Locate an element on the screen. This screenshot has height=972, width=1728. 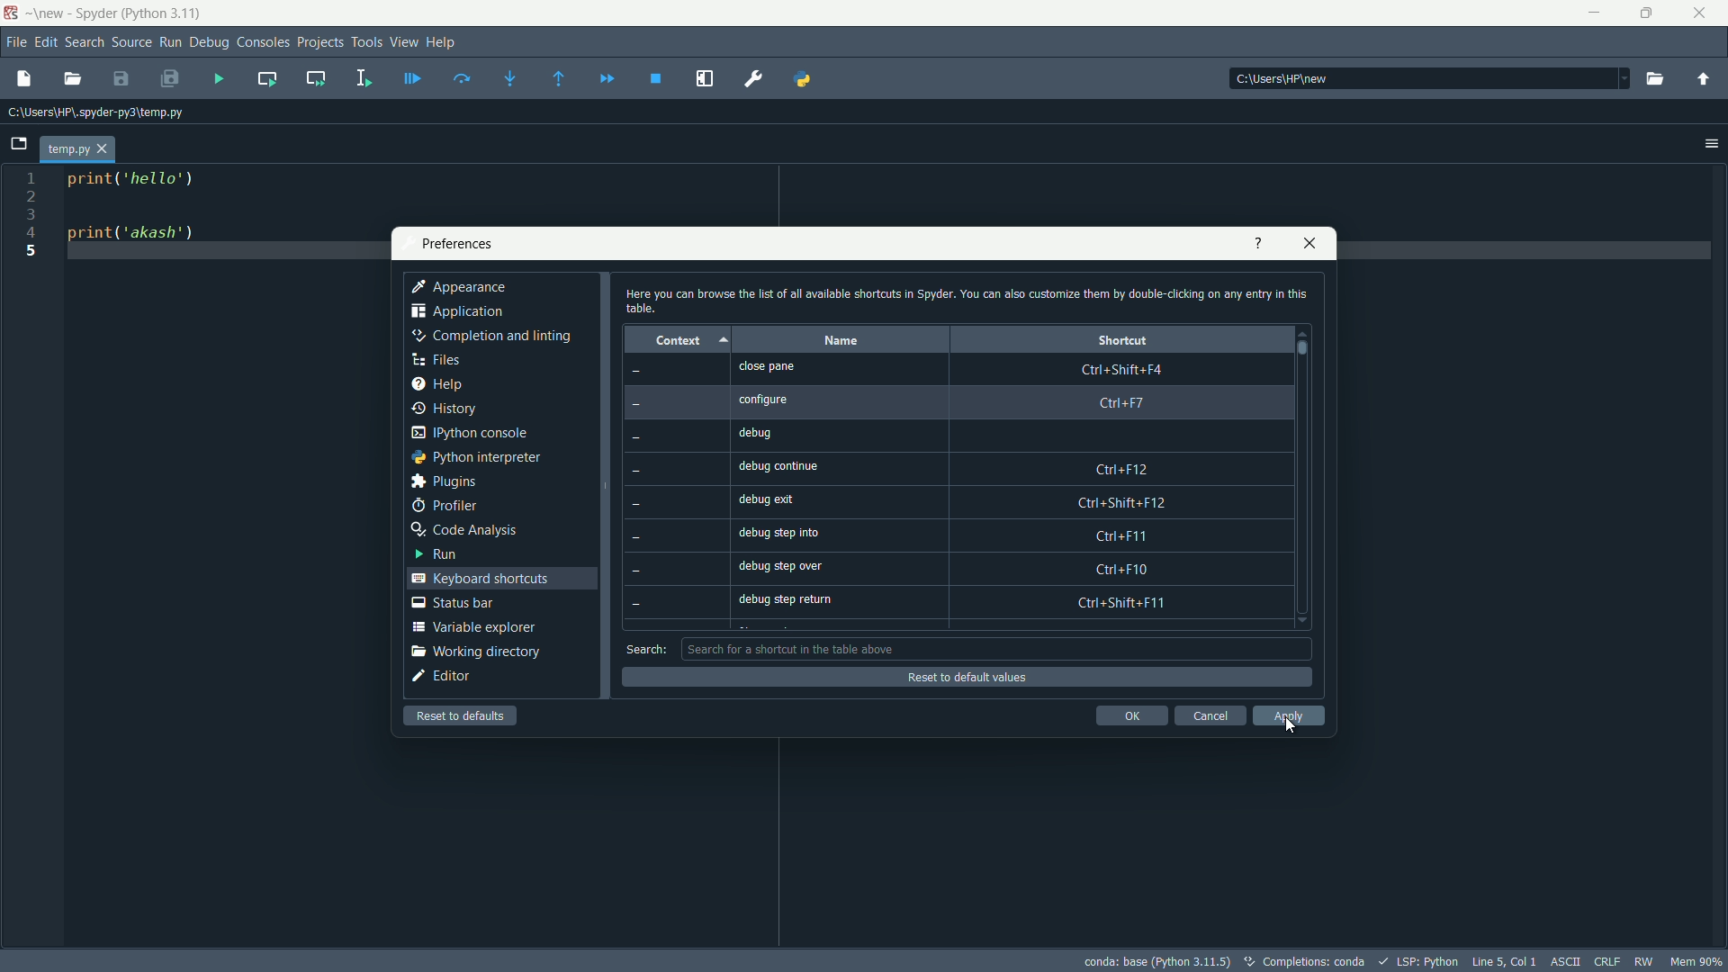
Correct Code  is located at coordinates (1245, 961).